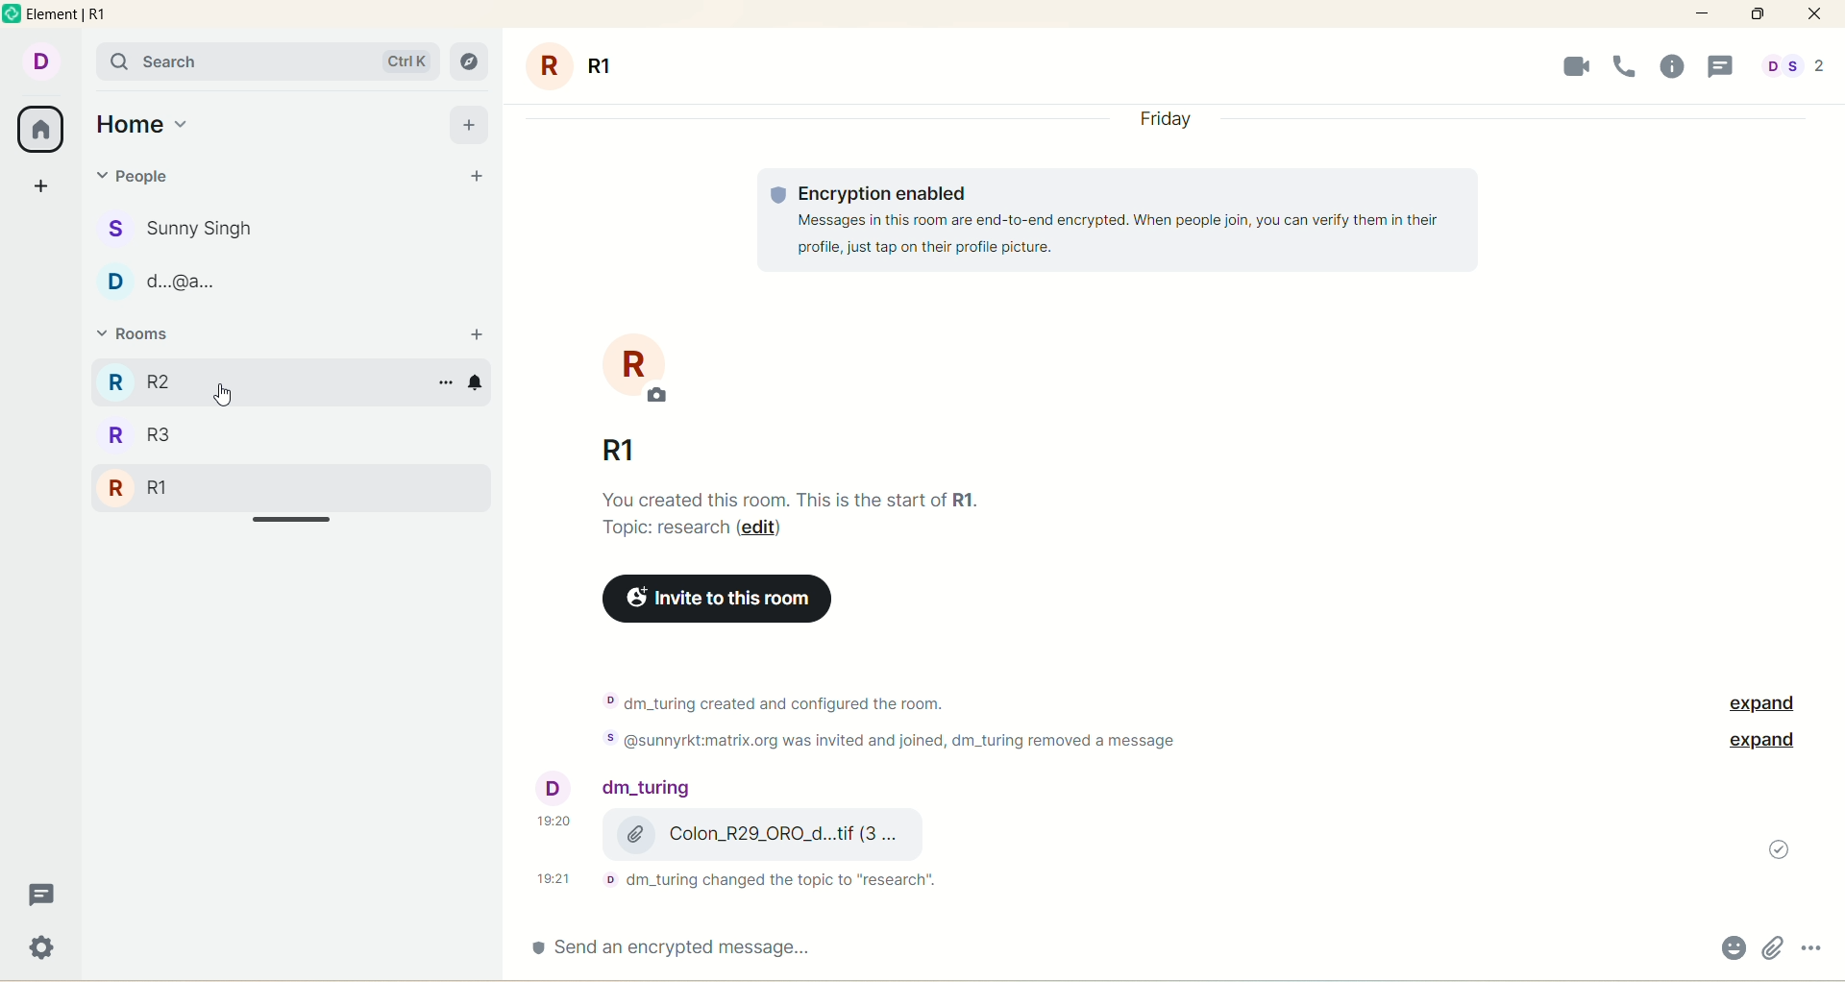 The height and width of the screenshot is (982, 1845). I want to click on R1, so click(145, 490).